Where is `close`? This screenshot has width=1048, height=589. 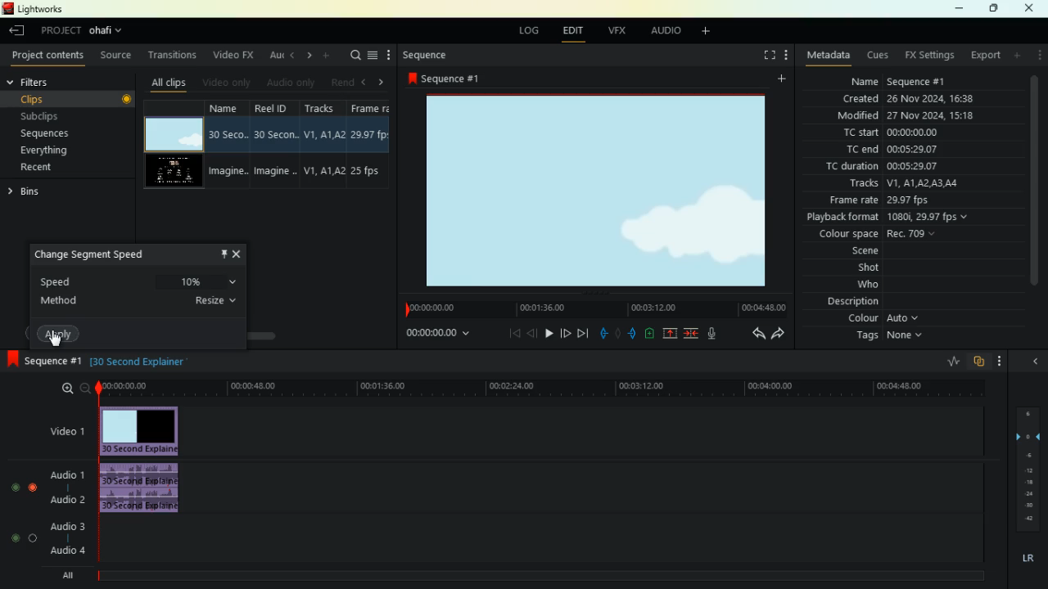 close is located at coordinates (1032, 7).